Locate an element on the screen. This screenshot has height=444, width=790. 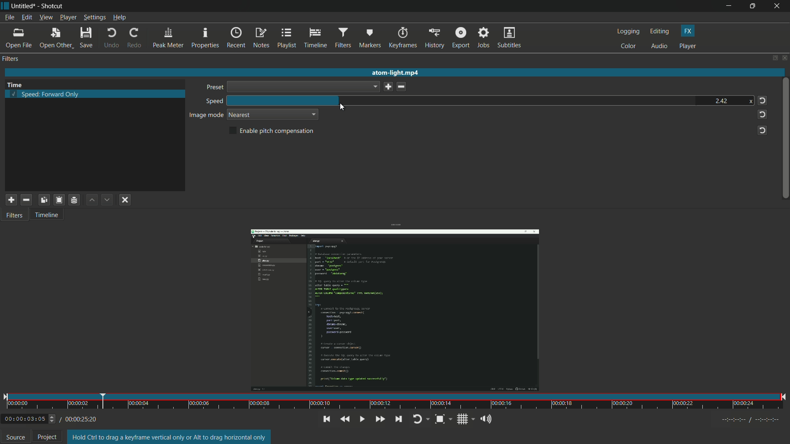
timeline is located at coordinates (315, 39).